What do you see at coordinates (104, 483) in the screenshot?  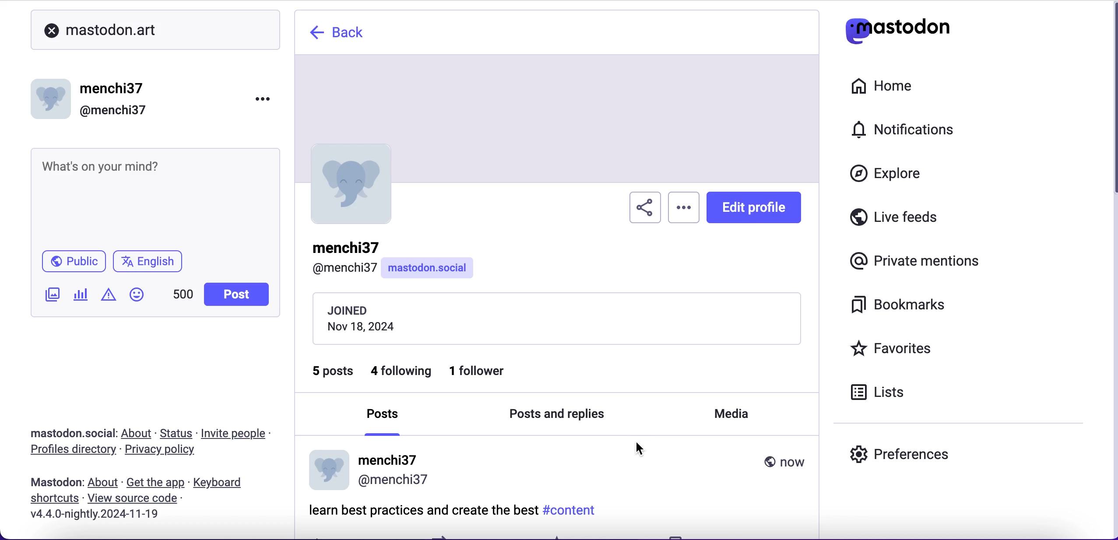 I see `about` at bounding box center [104, 483].